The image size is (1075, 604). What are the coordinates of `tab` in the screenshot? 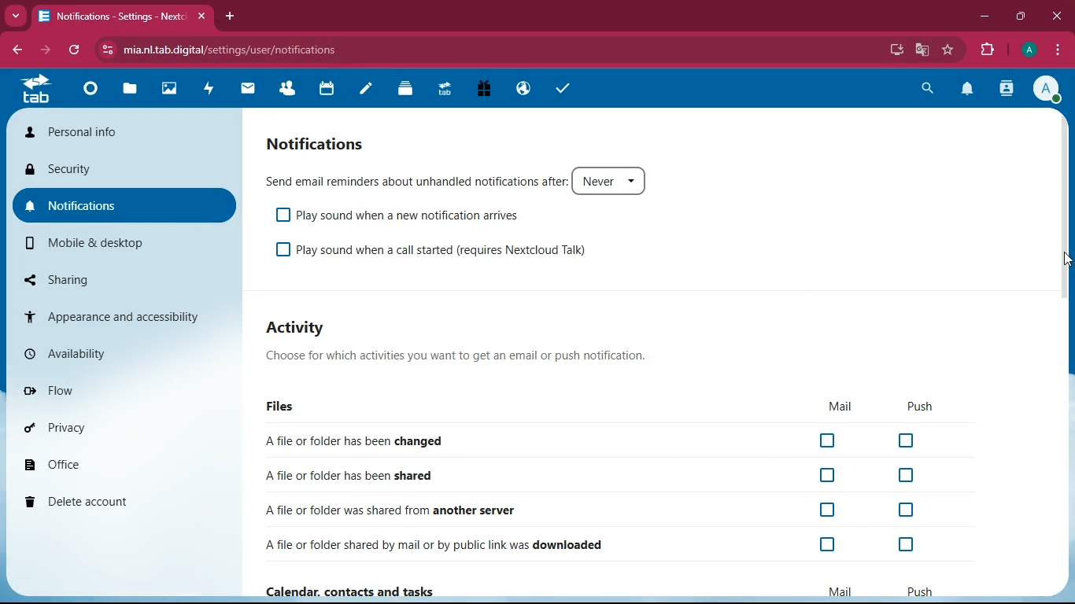 It's located at (41, 90).